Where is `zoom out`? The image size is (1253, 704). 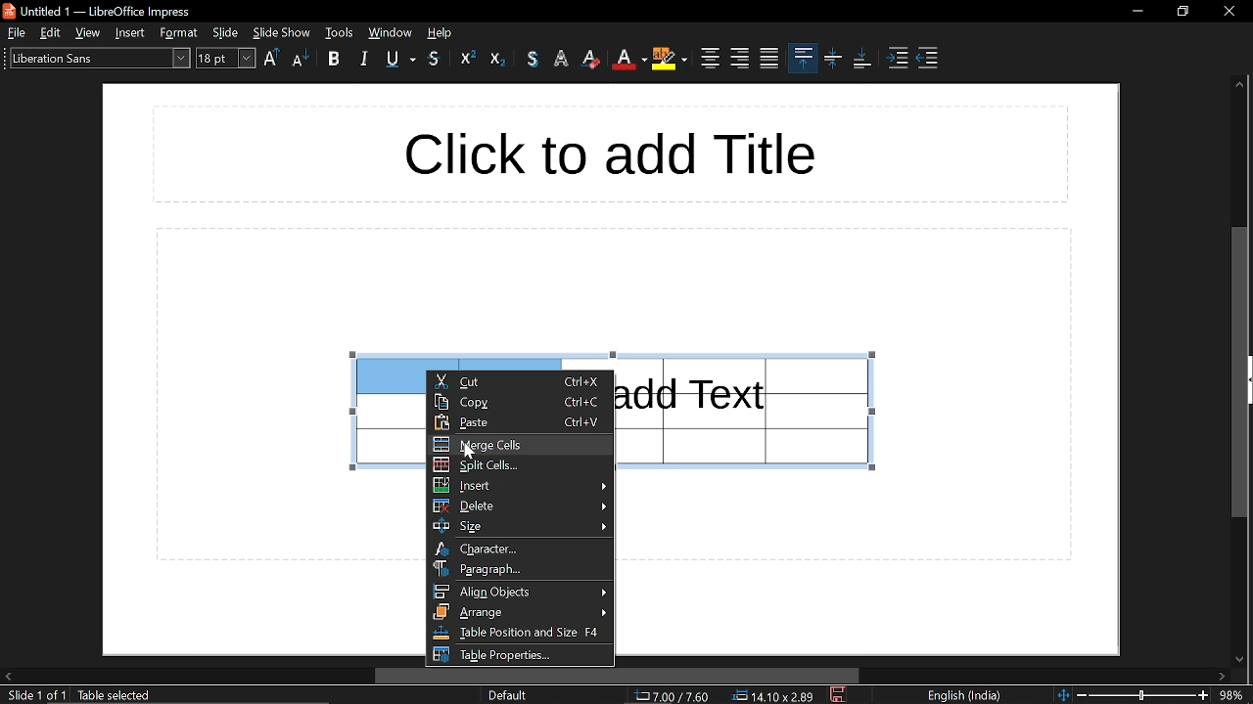 zoom out is located at coordinates (1082, 694).